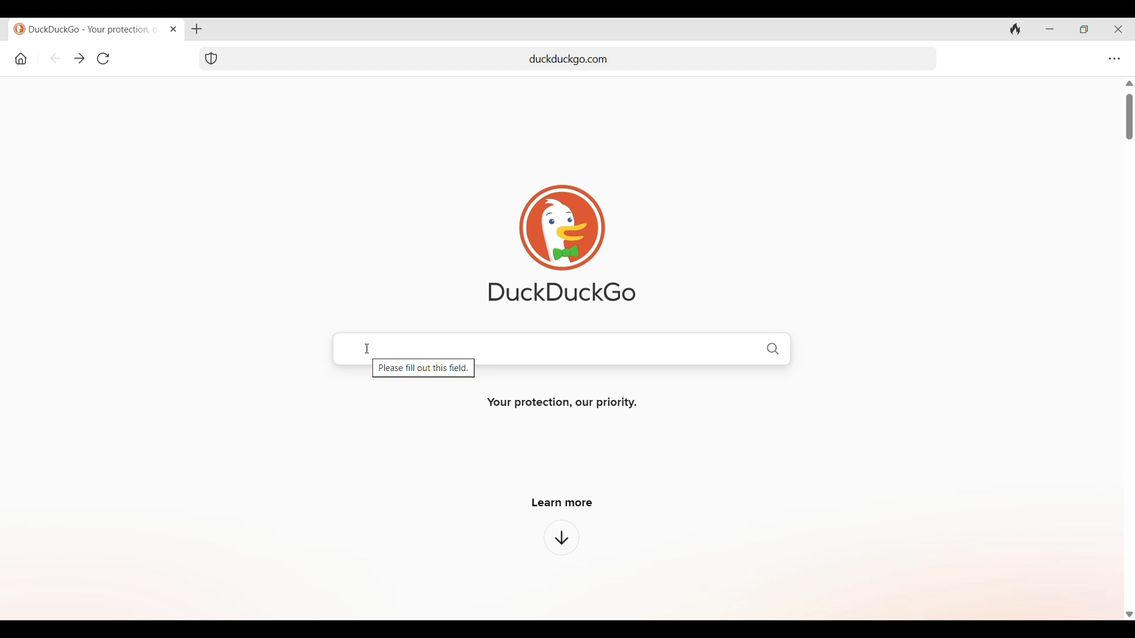 This screenshot has width=1135, height=638. What do you see at coordinates (424, 370) in the screenshot?
I see `Please fill out this field` at bounding box center [424, 370].